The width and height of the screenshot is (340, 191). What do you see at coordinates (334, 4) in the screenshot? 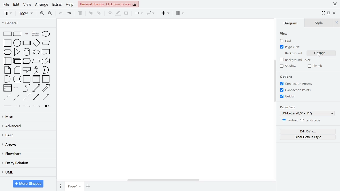
I see `appearance` at bounding box center [334, 4].